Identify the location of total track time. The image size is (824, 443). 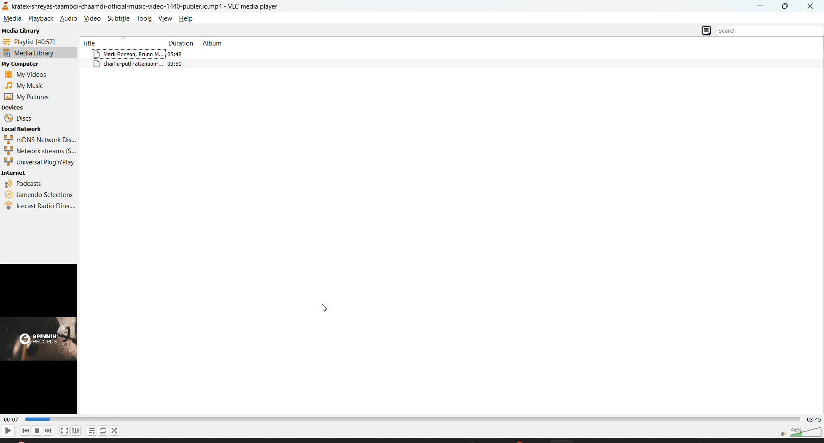
(815, 420).